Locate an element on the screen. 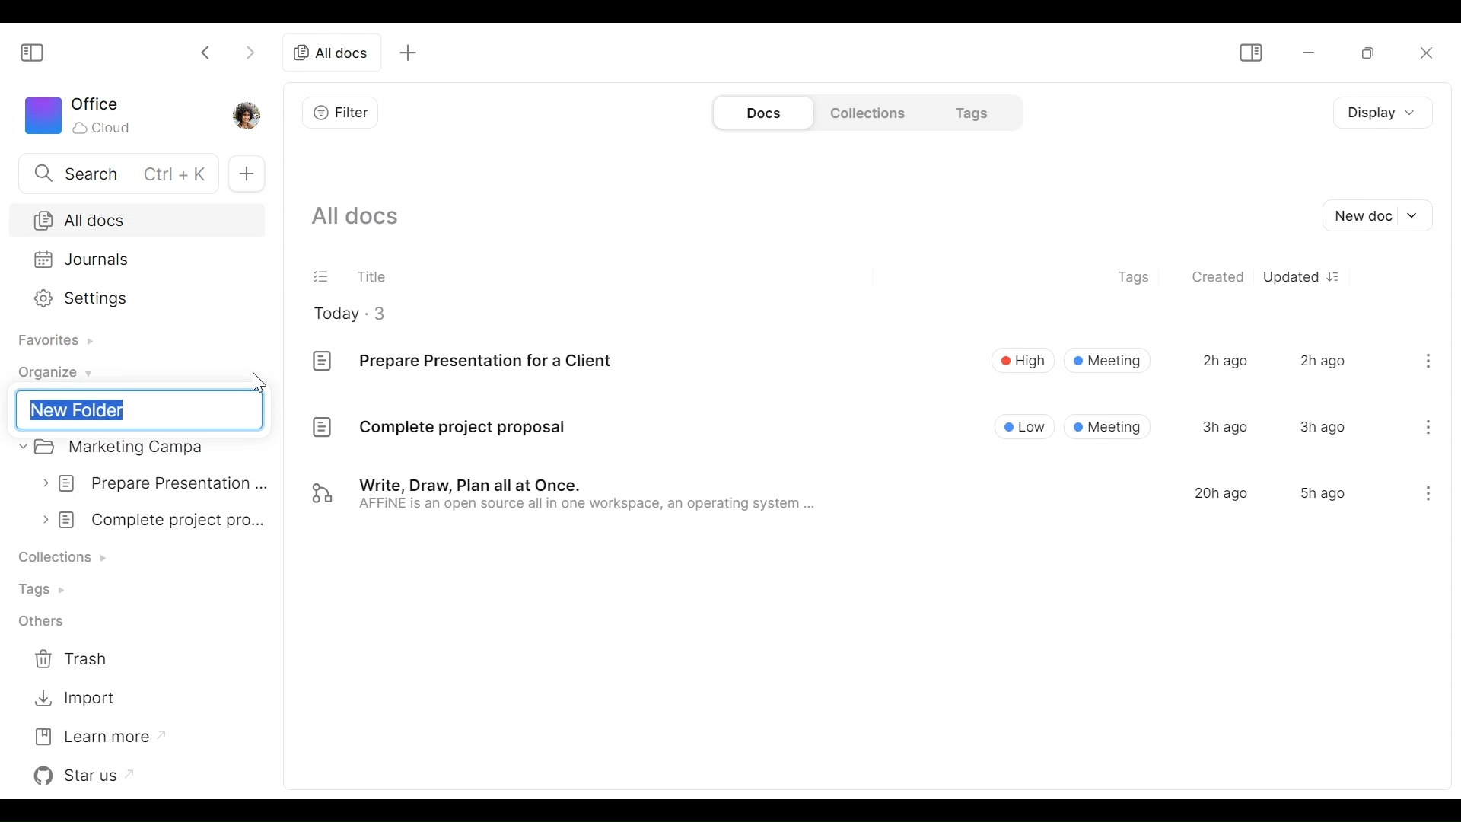  menu icon is located at coordinates (1426, 496).